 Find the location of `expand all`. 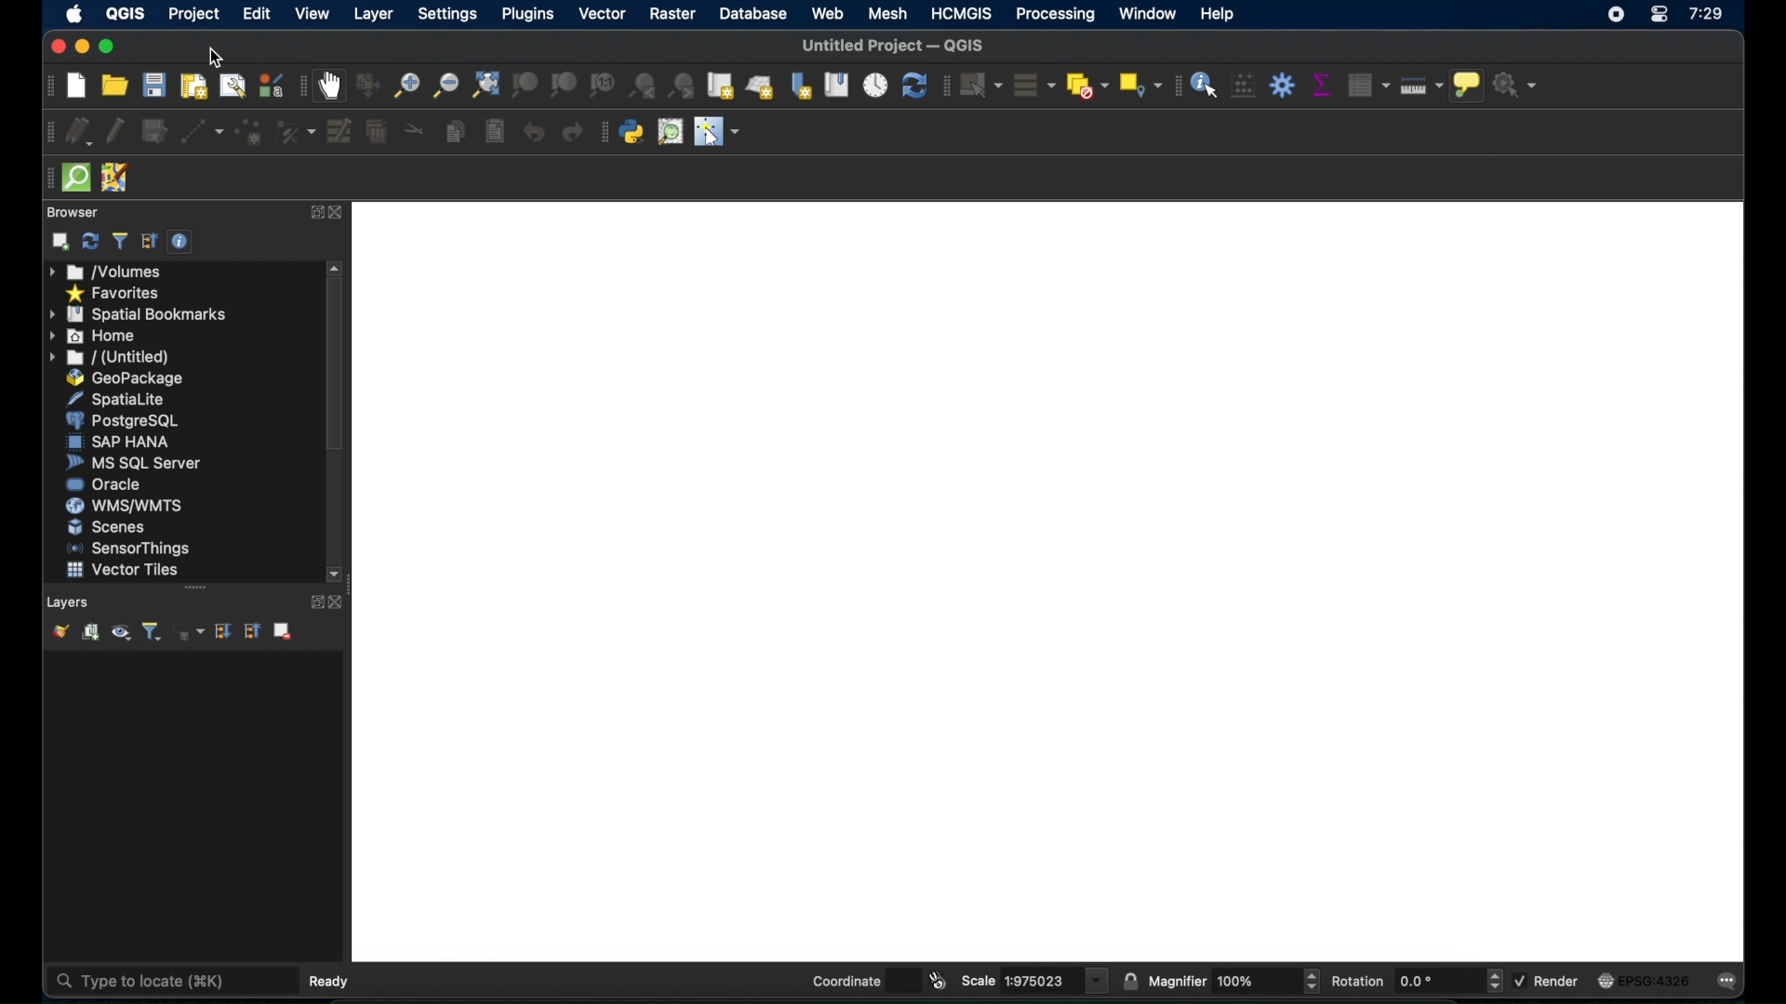

expand all is located at coordinates (224, 630).